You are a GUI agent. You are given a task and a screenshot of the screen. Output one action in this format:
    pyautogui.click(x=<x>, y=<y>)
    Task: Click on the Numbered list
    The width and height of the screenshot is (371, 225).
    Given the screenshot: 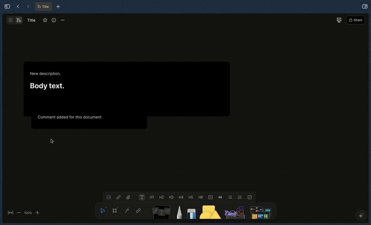 What is the action you would take?
    pyautogui.click(x=240, y=197)
    